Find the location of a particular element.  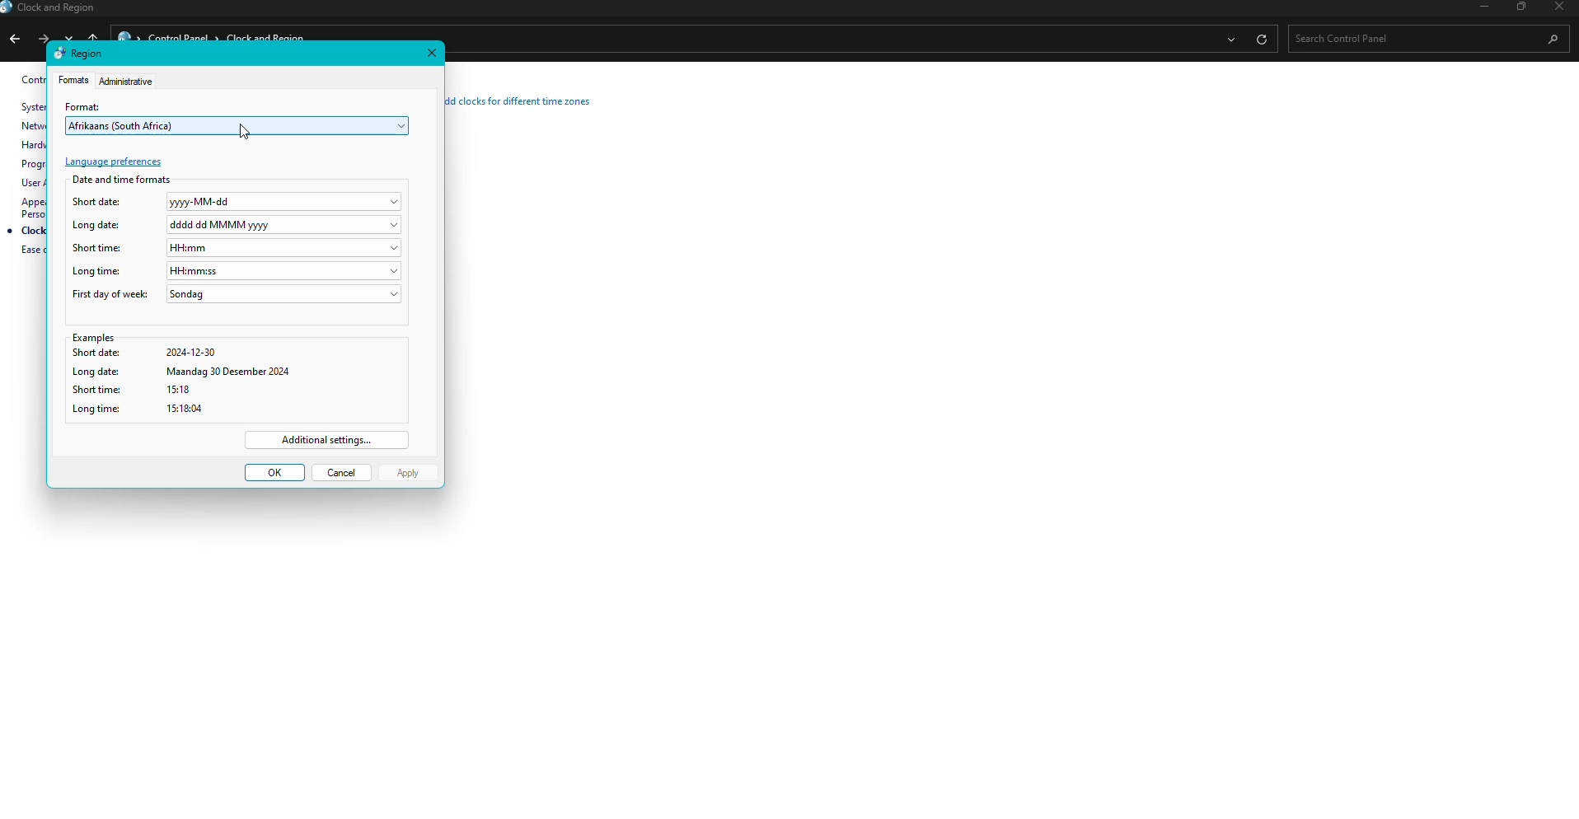

Region is located at coordinates (79, 53).